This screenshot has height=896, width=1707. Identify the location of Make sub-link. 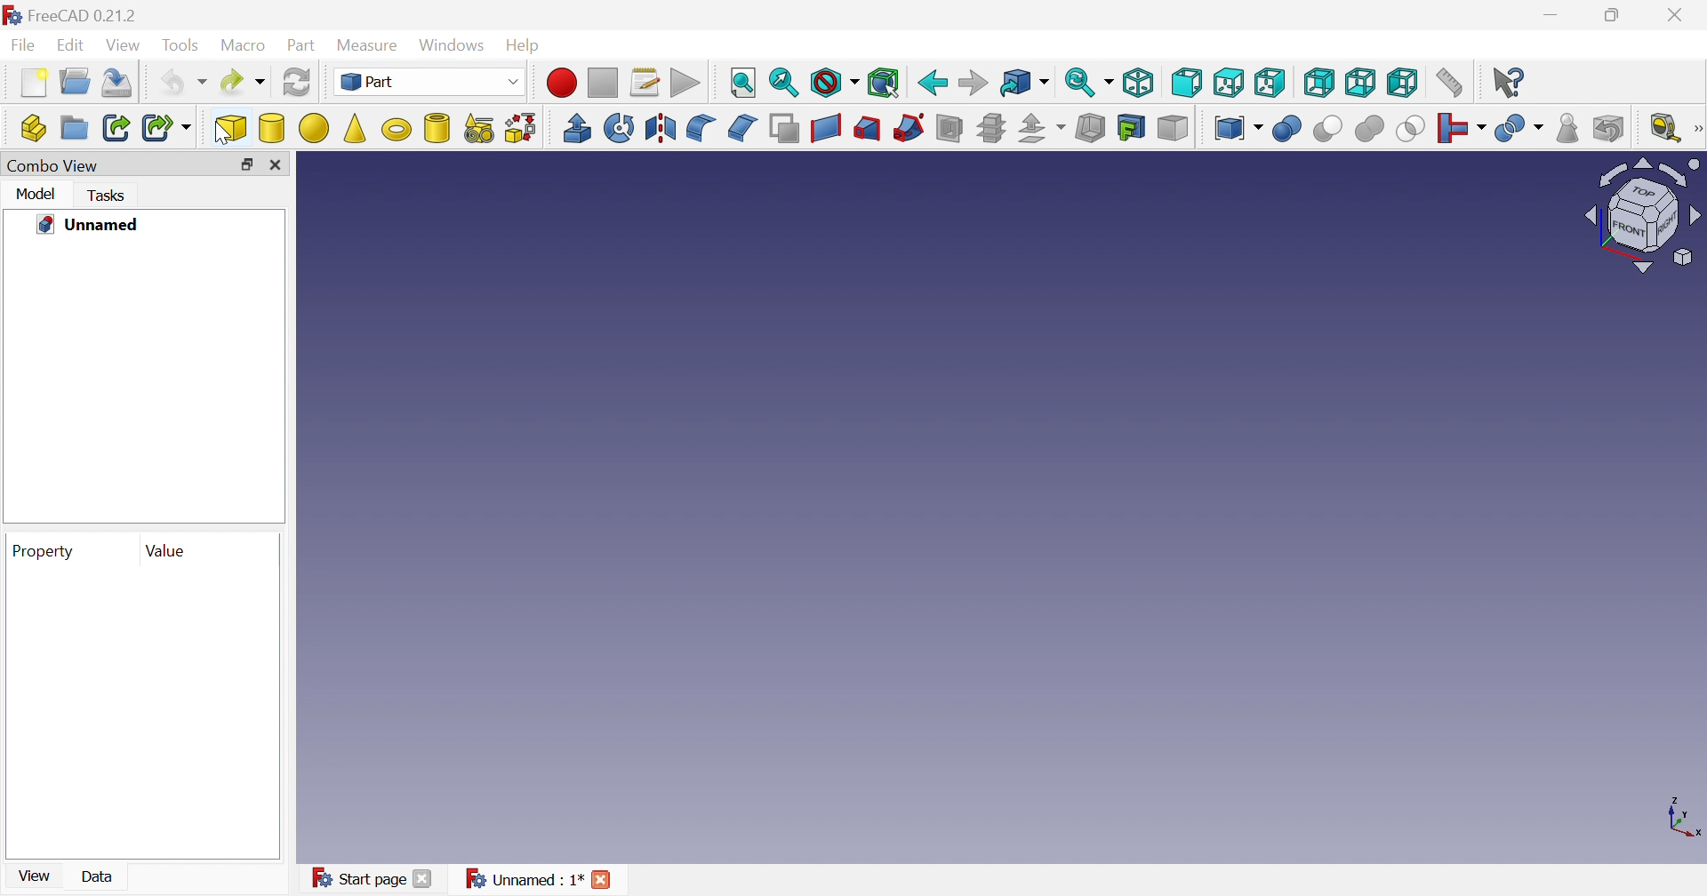
(165, 129).